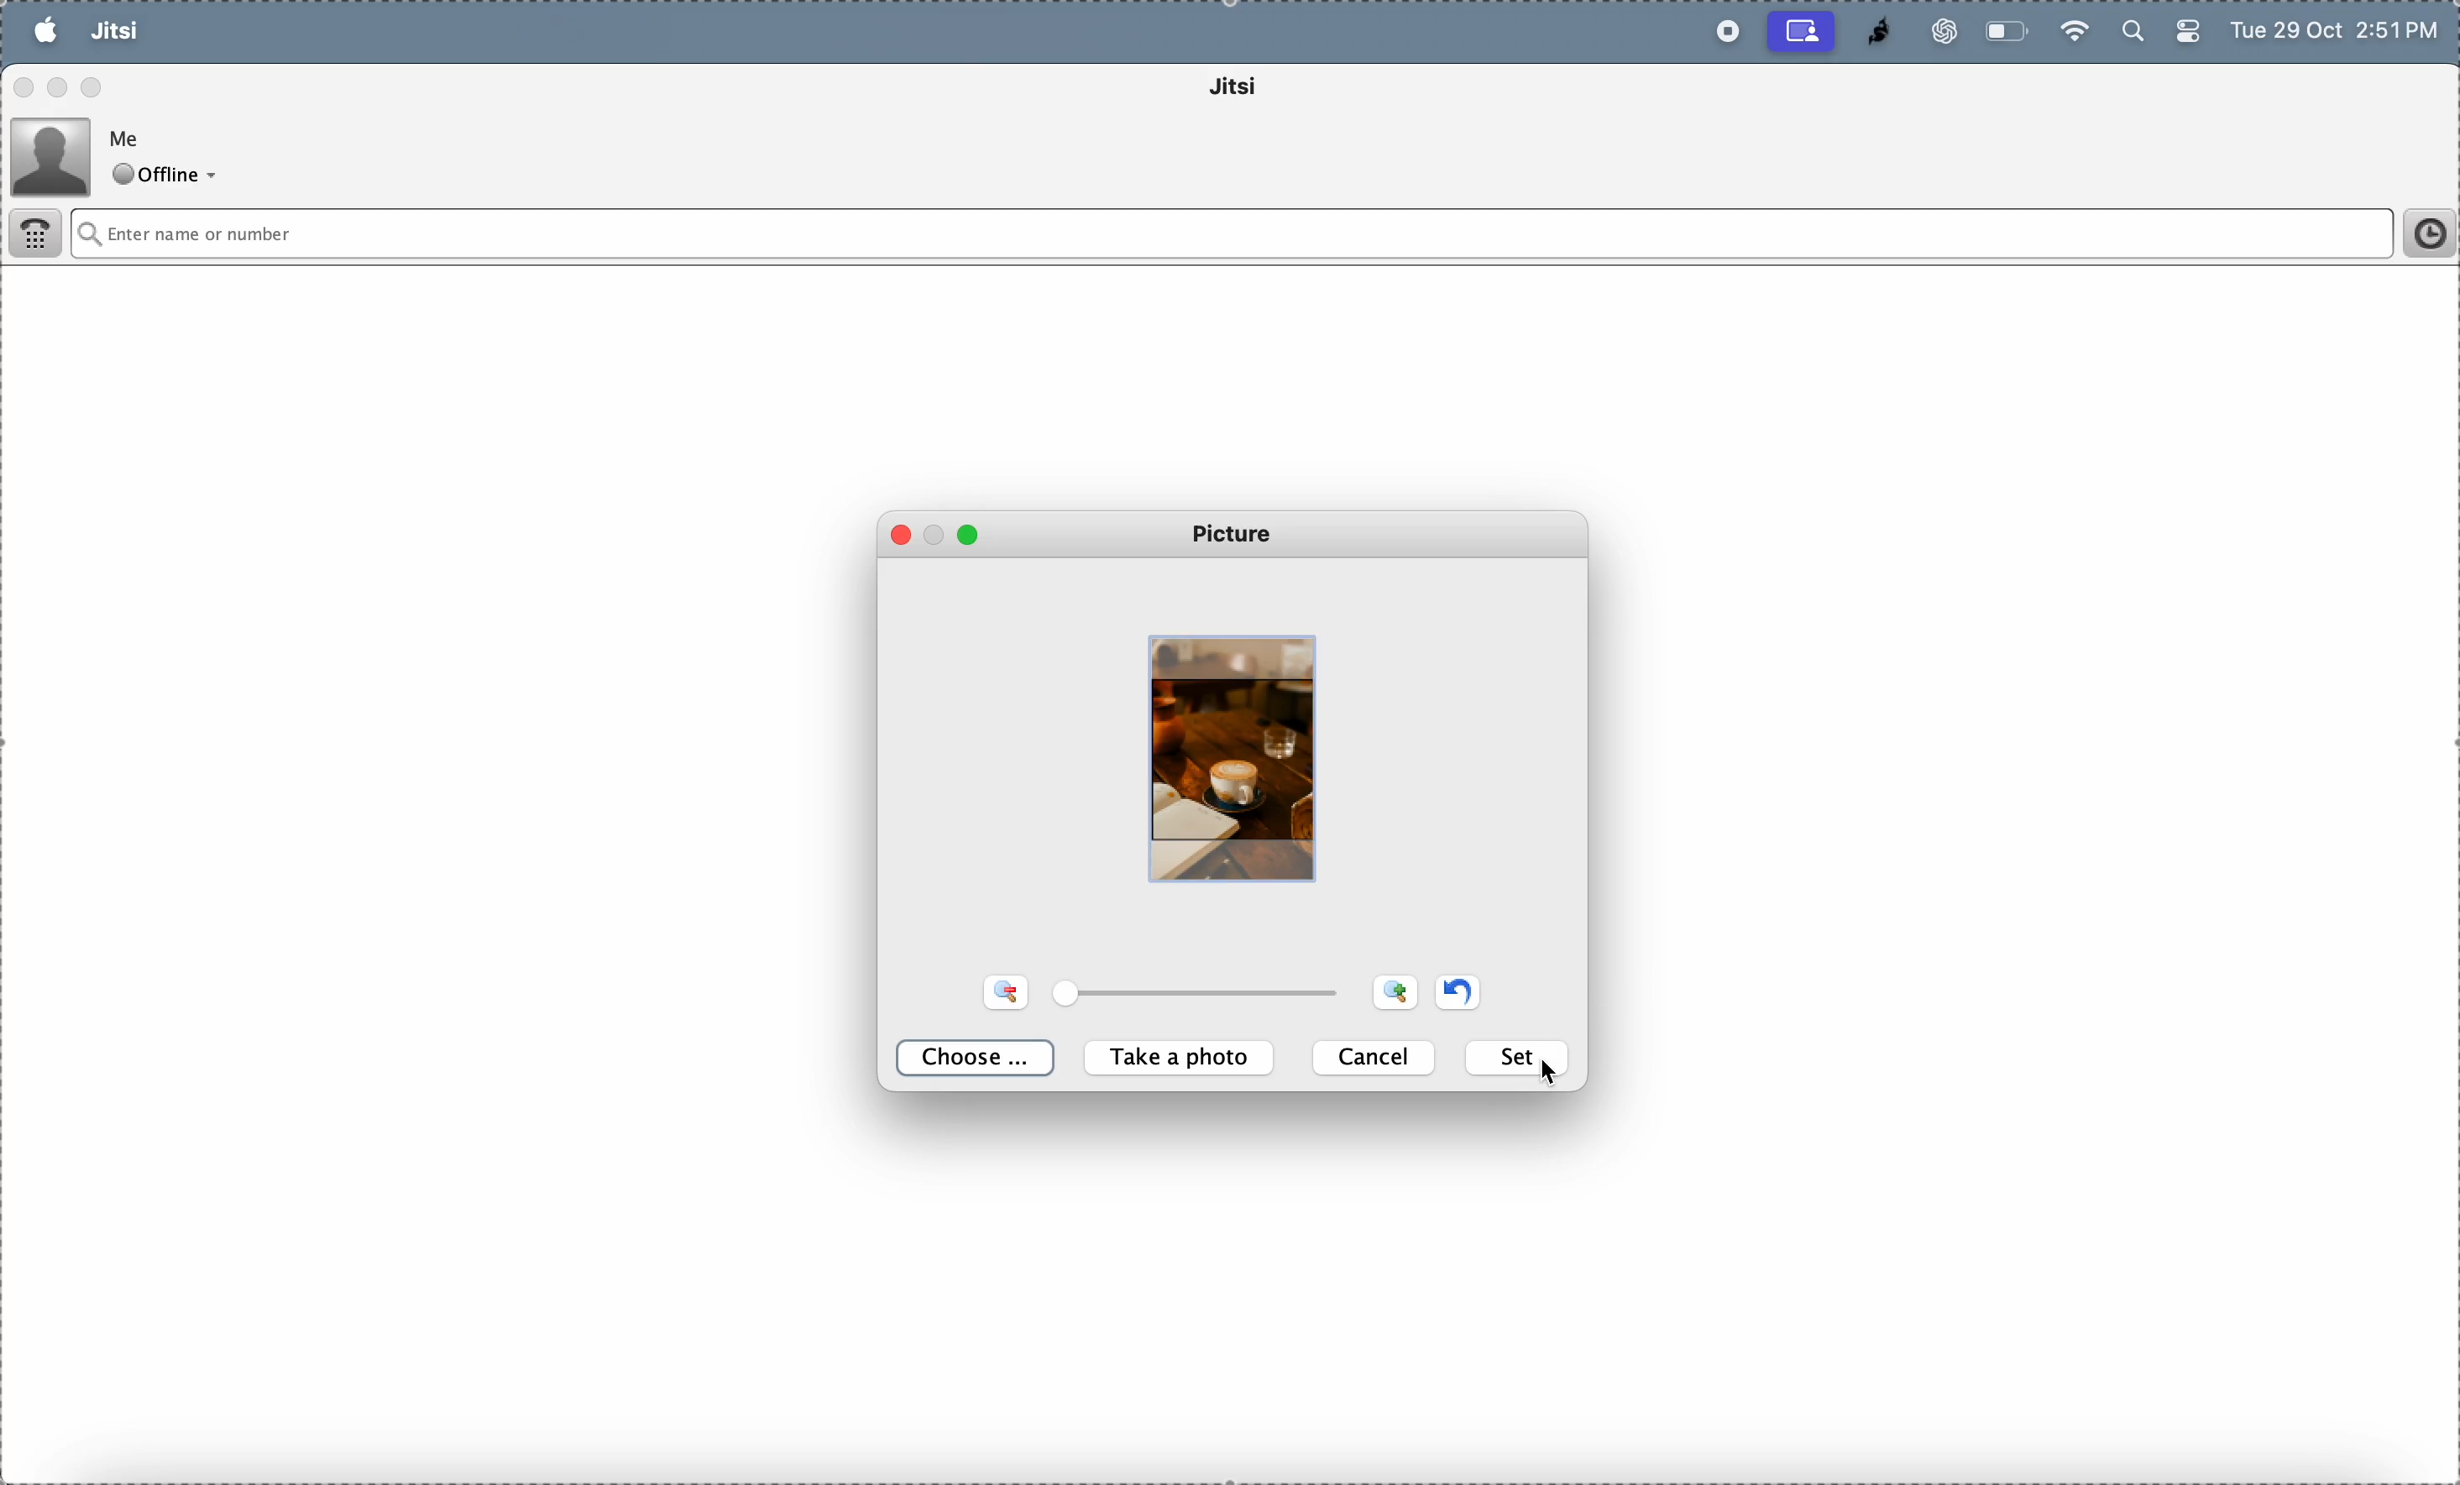 This screenshot has width=2460, height=1485. What do you see at coordinates (1124, 234) in the screenshot?
I see `Enter name or number` at bounding box center [1124, 234].